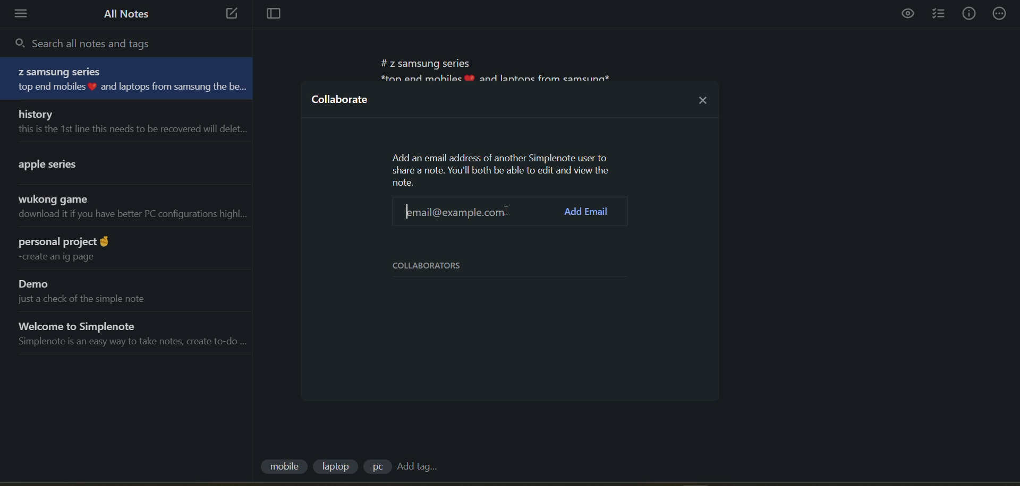 The image size is (1020, 486). I want to click on toggle focus mode, so click(269, 15).